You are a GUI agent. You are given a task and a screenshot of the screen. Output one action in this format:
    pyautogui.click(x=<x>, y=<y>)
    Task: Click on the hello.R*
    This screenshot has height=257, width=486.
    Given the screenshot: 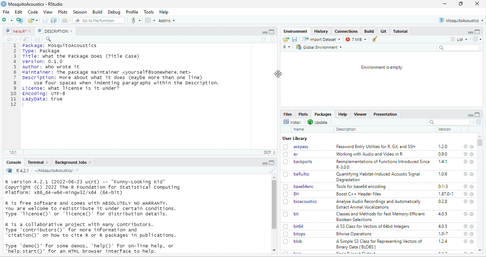 What is the action you would take?
    pyautogui.click(x=18, y=31)
    